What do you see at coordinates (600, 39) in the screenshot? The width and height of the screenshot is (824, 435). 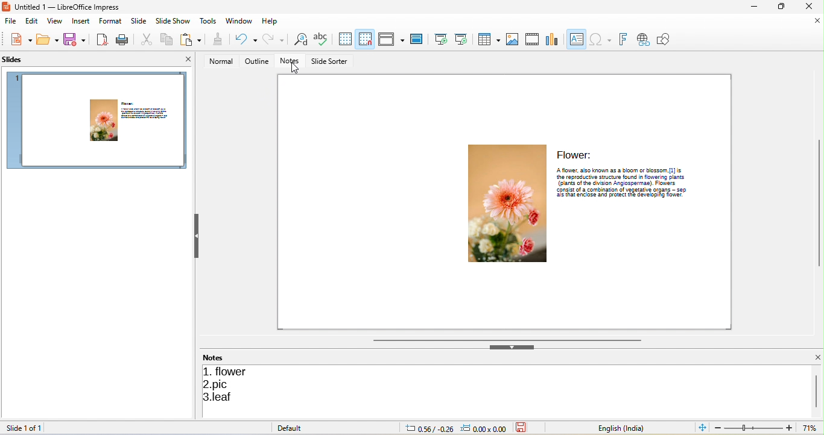 I see `special  character` at bounding box center [600, 39].